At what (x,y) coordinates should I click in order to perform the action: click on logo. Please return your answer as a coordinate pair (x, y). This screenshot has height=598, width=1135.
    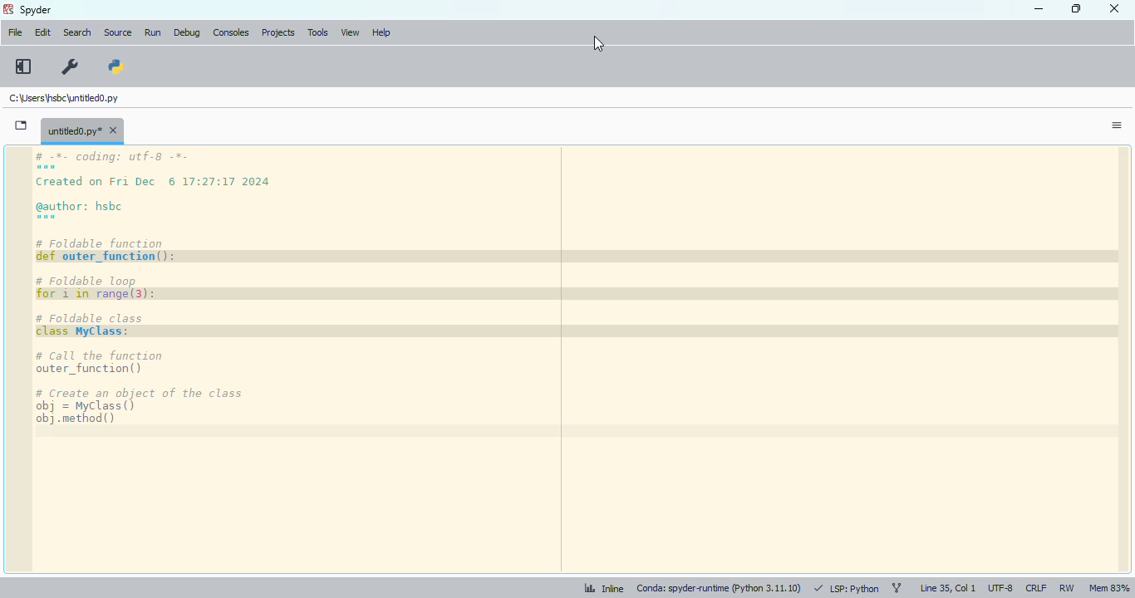
    Looking at the image, I should click on (8, 9).